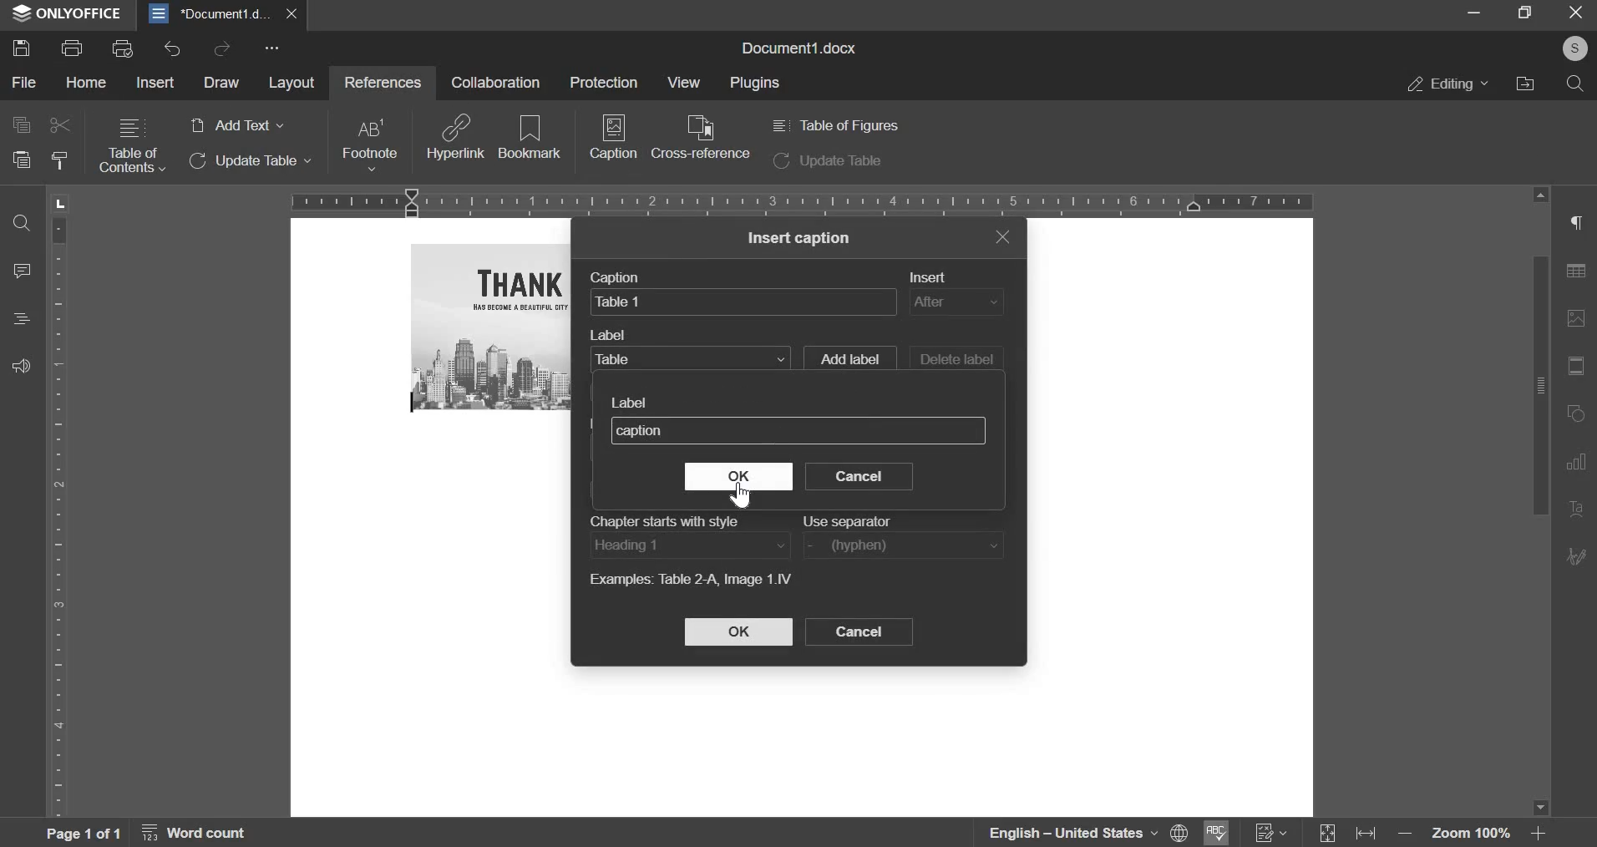 The height and width of the screenshot is (847, 1597). Describe the element at coordinates (87, 83) in the screenshot. I see `home` at that location.